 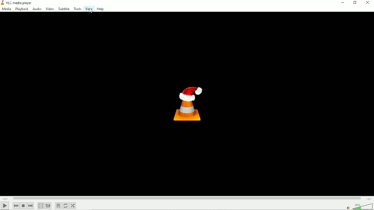 What do you see at coordinates (100, 9) in the screenshot?
I see `Help` at bounding box center [100, 9].